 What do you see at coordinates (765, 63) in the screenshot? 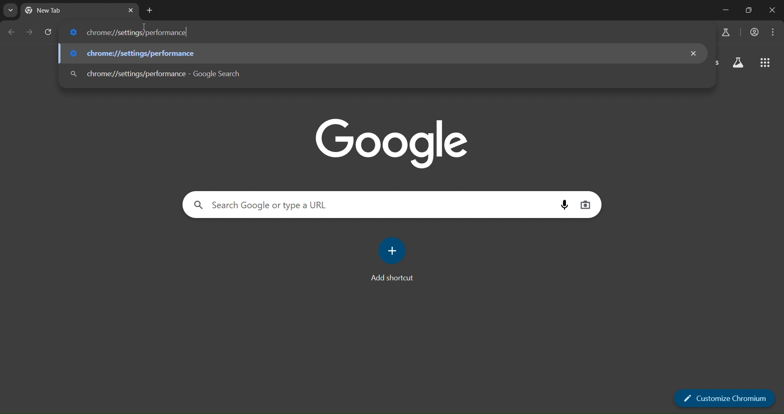
I see `google apps` at bounding box center [765, 63].